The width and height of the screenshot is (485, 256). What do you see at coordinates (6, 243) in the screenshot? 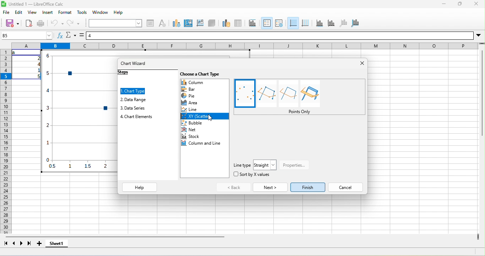
I see `first sheet` at bounding box center [6, 243].